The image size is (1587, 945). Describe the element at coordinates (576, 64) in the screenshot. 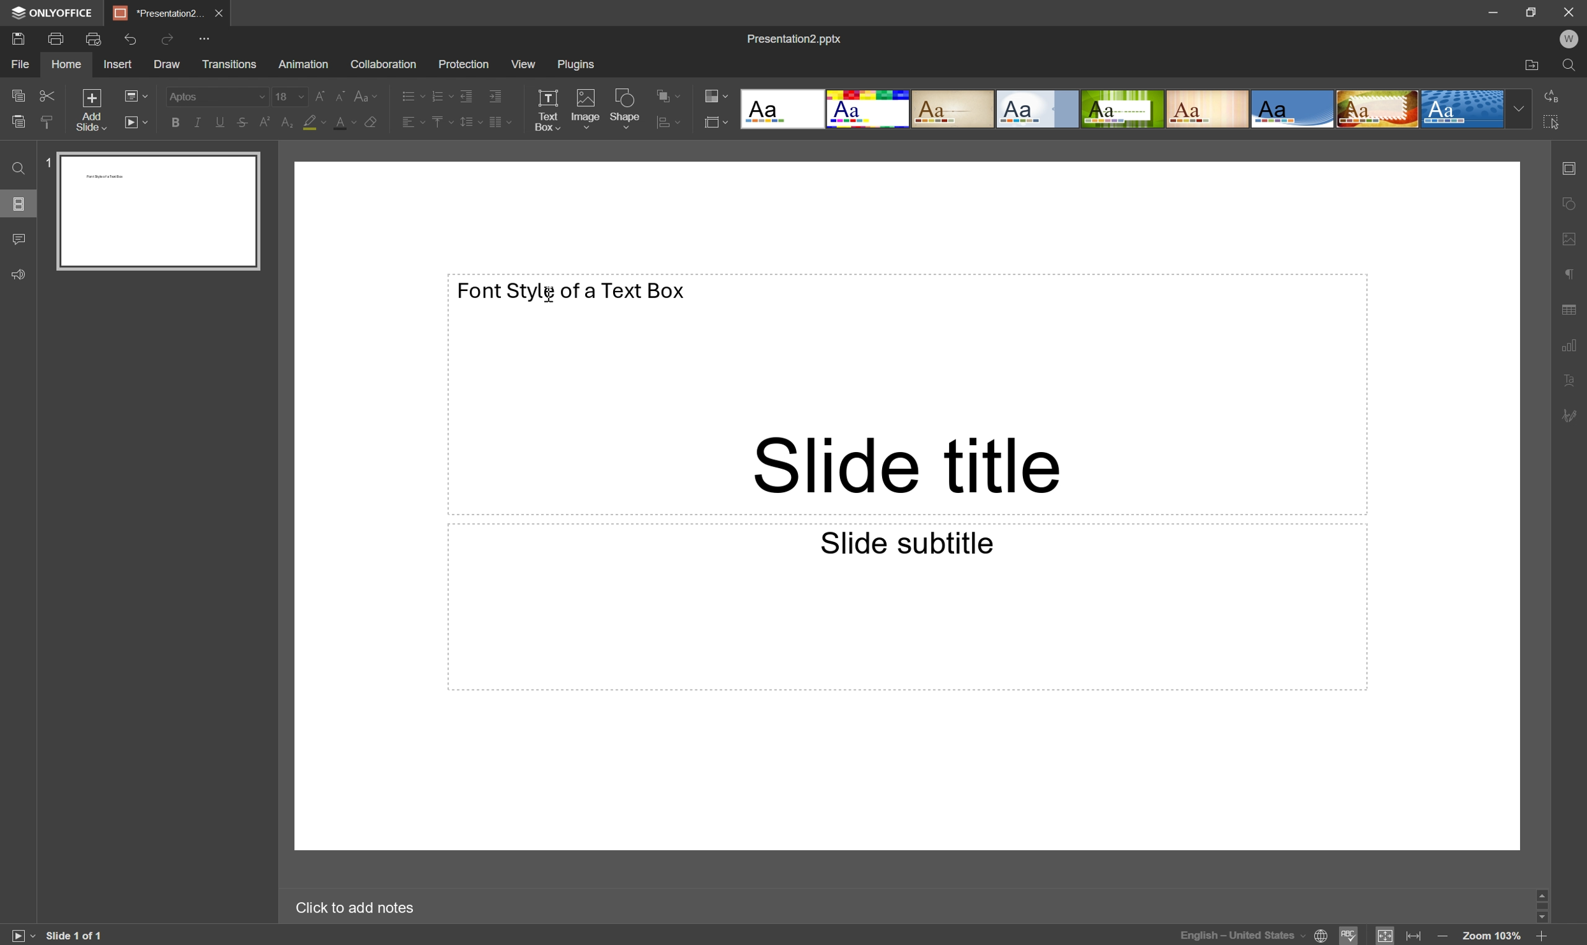

I see `Plugins` at that location.